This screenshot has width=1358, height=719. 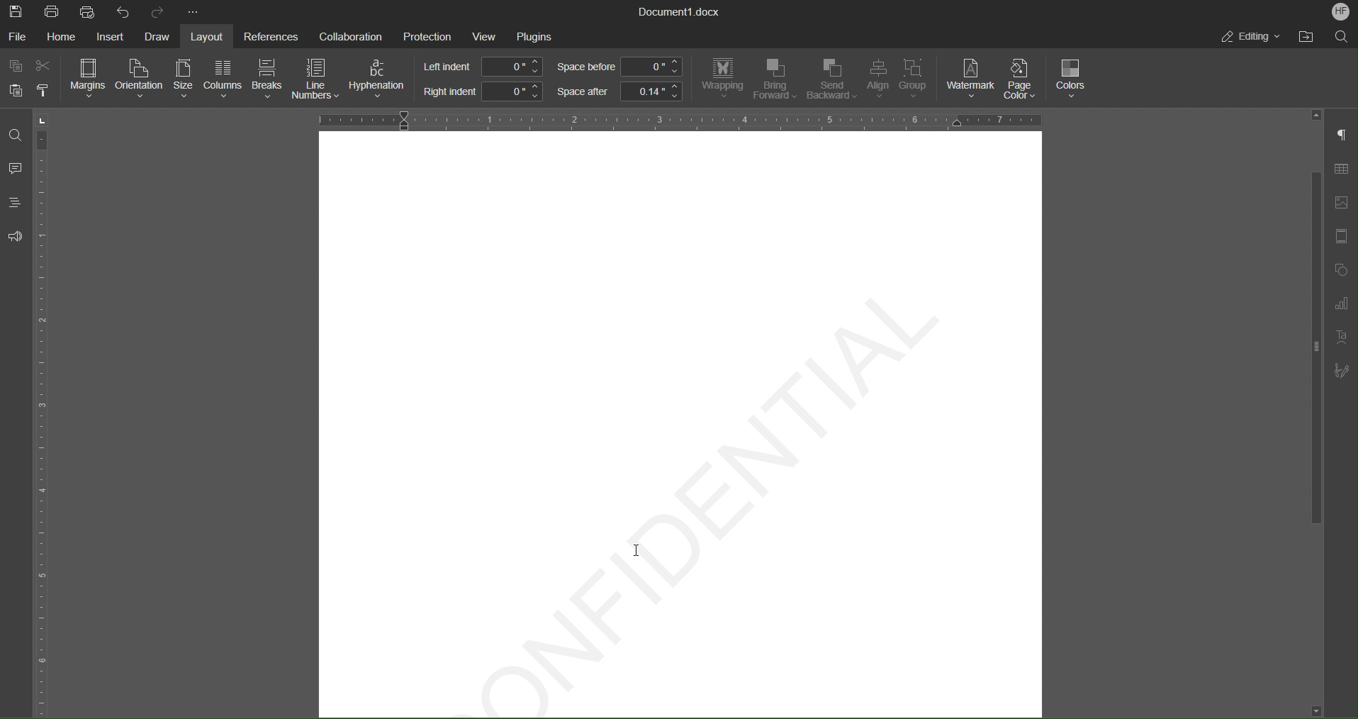 What do you see at coordinates (157, 12) in the screenshot?
I see `Redo` at bounding box center [157, 12].